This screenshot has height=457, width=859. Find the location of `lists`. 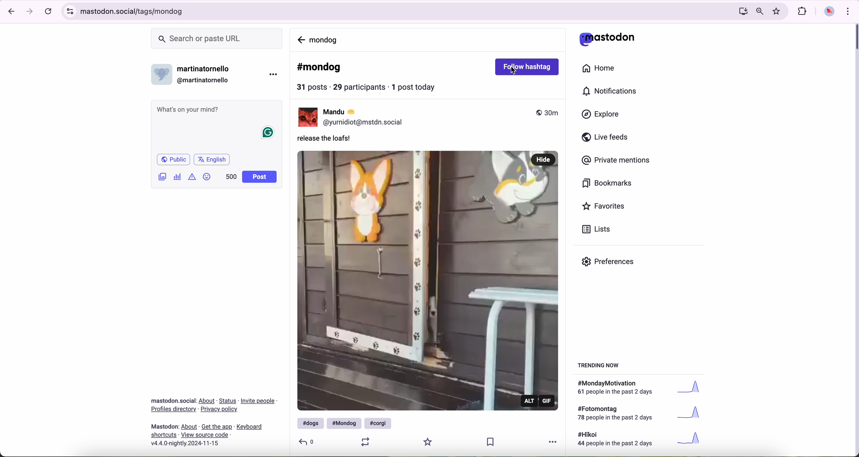

lists is located at coordinates (599, 229).